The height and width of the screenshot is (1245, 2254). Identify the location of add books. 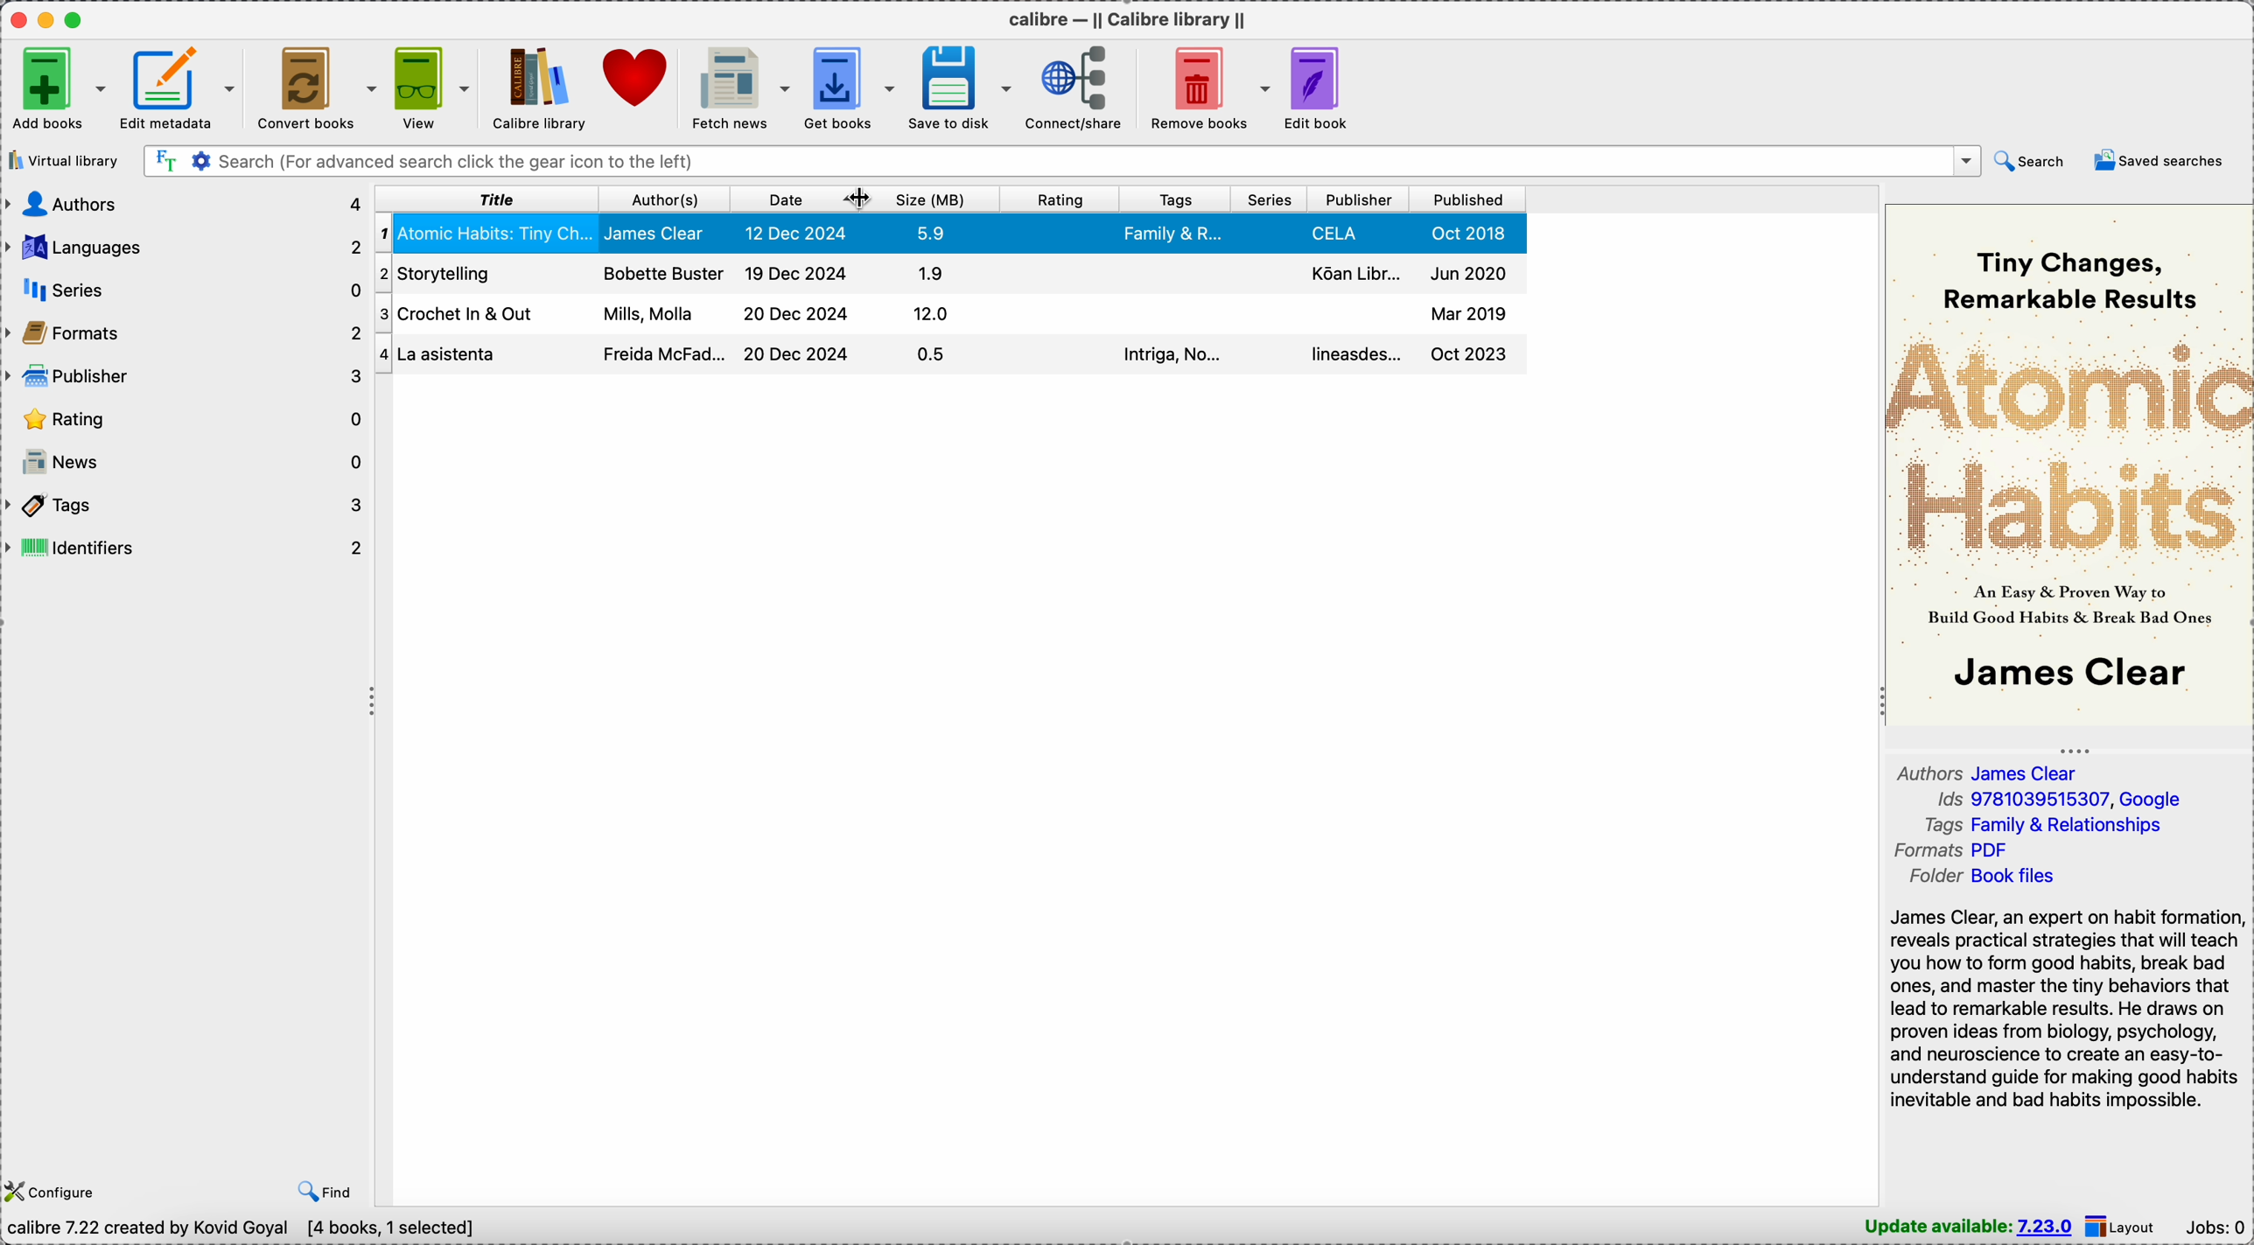
(56, 89).